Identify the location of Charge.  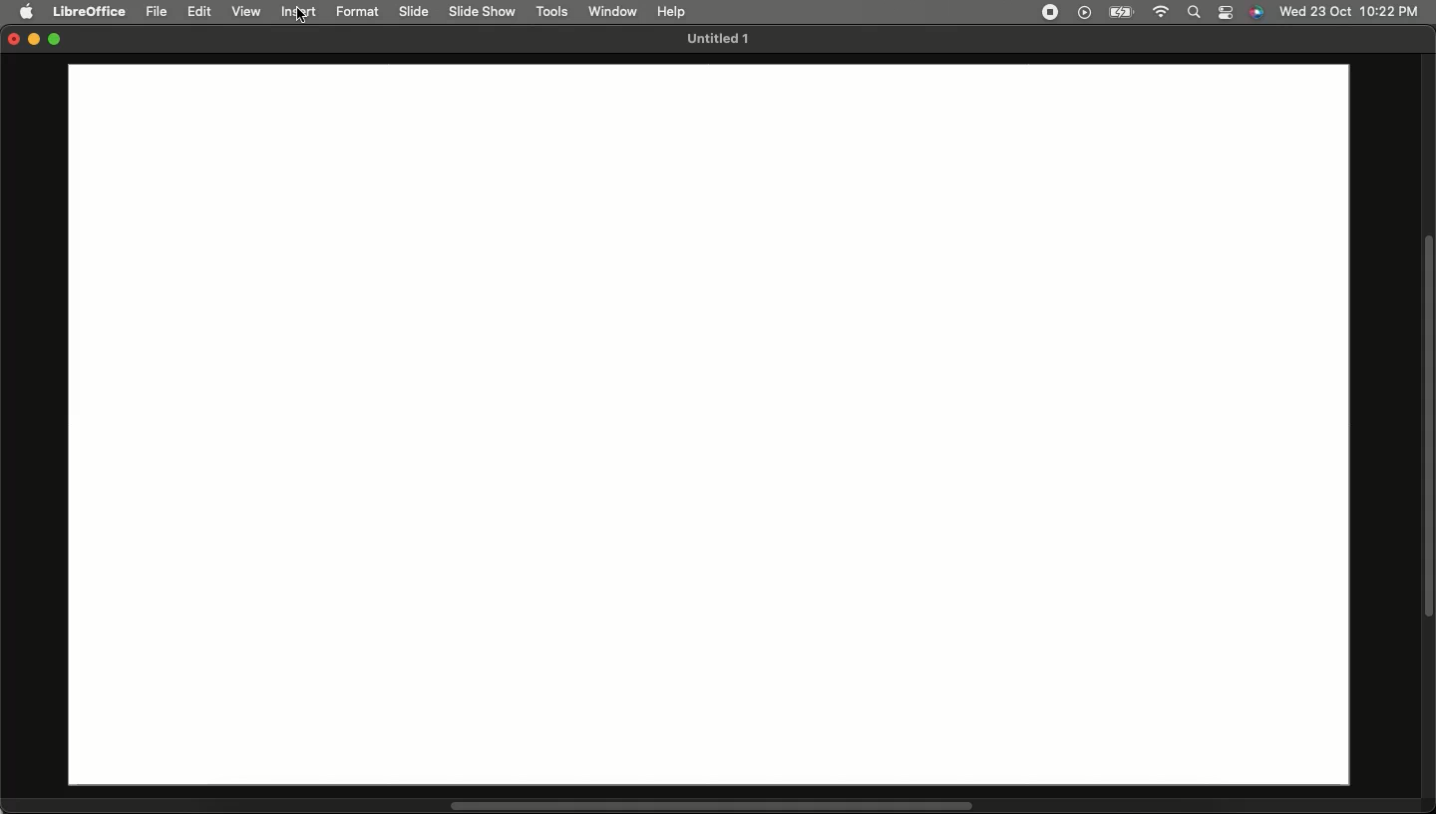
(1119, 12).